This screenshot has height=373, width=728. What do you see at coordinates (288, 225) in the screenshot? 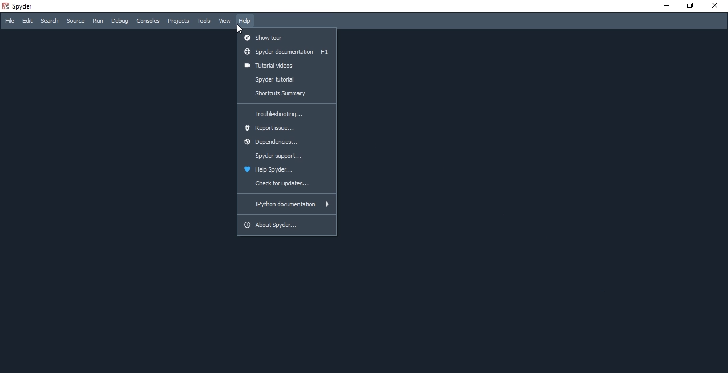
I see `about spyder` at bounding box center [288, 225].